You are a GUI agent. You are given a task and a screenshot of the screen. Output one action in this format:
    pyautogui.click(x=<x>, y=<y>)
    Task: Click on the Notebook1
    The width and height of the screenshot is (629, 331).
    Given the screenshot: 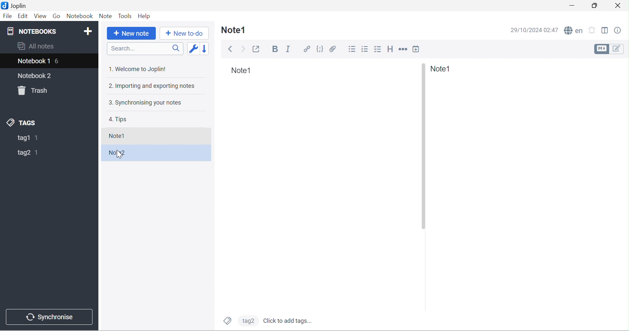 What is the action you would take?
    pyautogui.click(x=32, y=61)
    